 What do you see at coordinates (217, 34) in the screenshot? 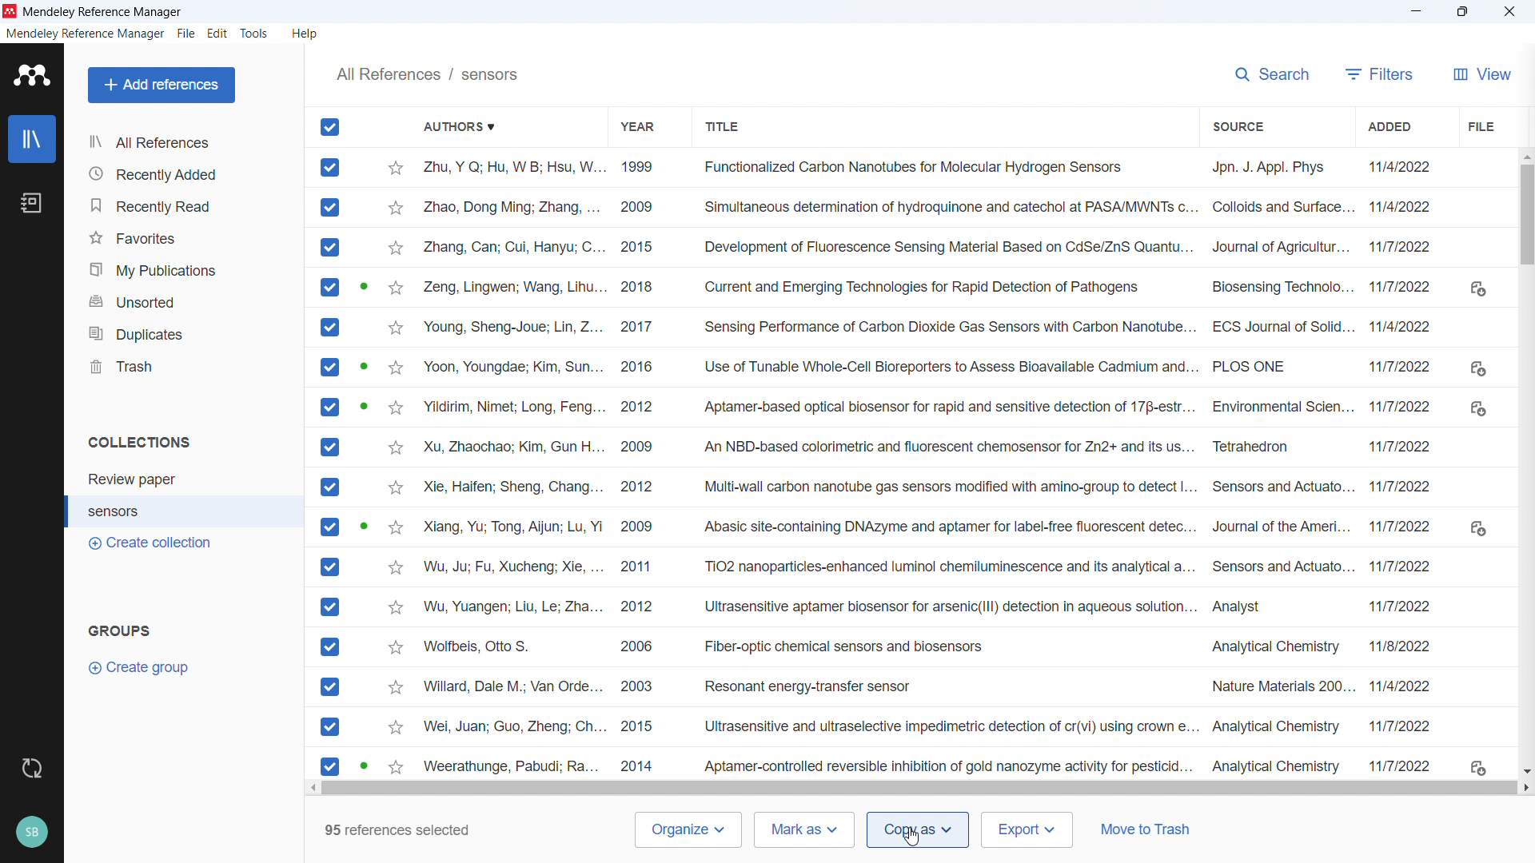
I see `edit` at bounding box center [217, 34].